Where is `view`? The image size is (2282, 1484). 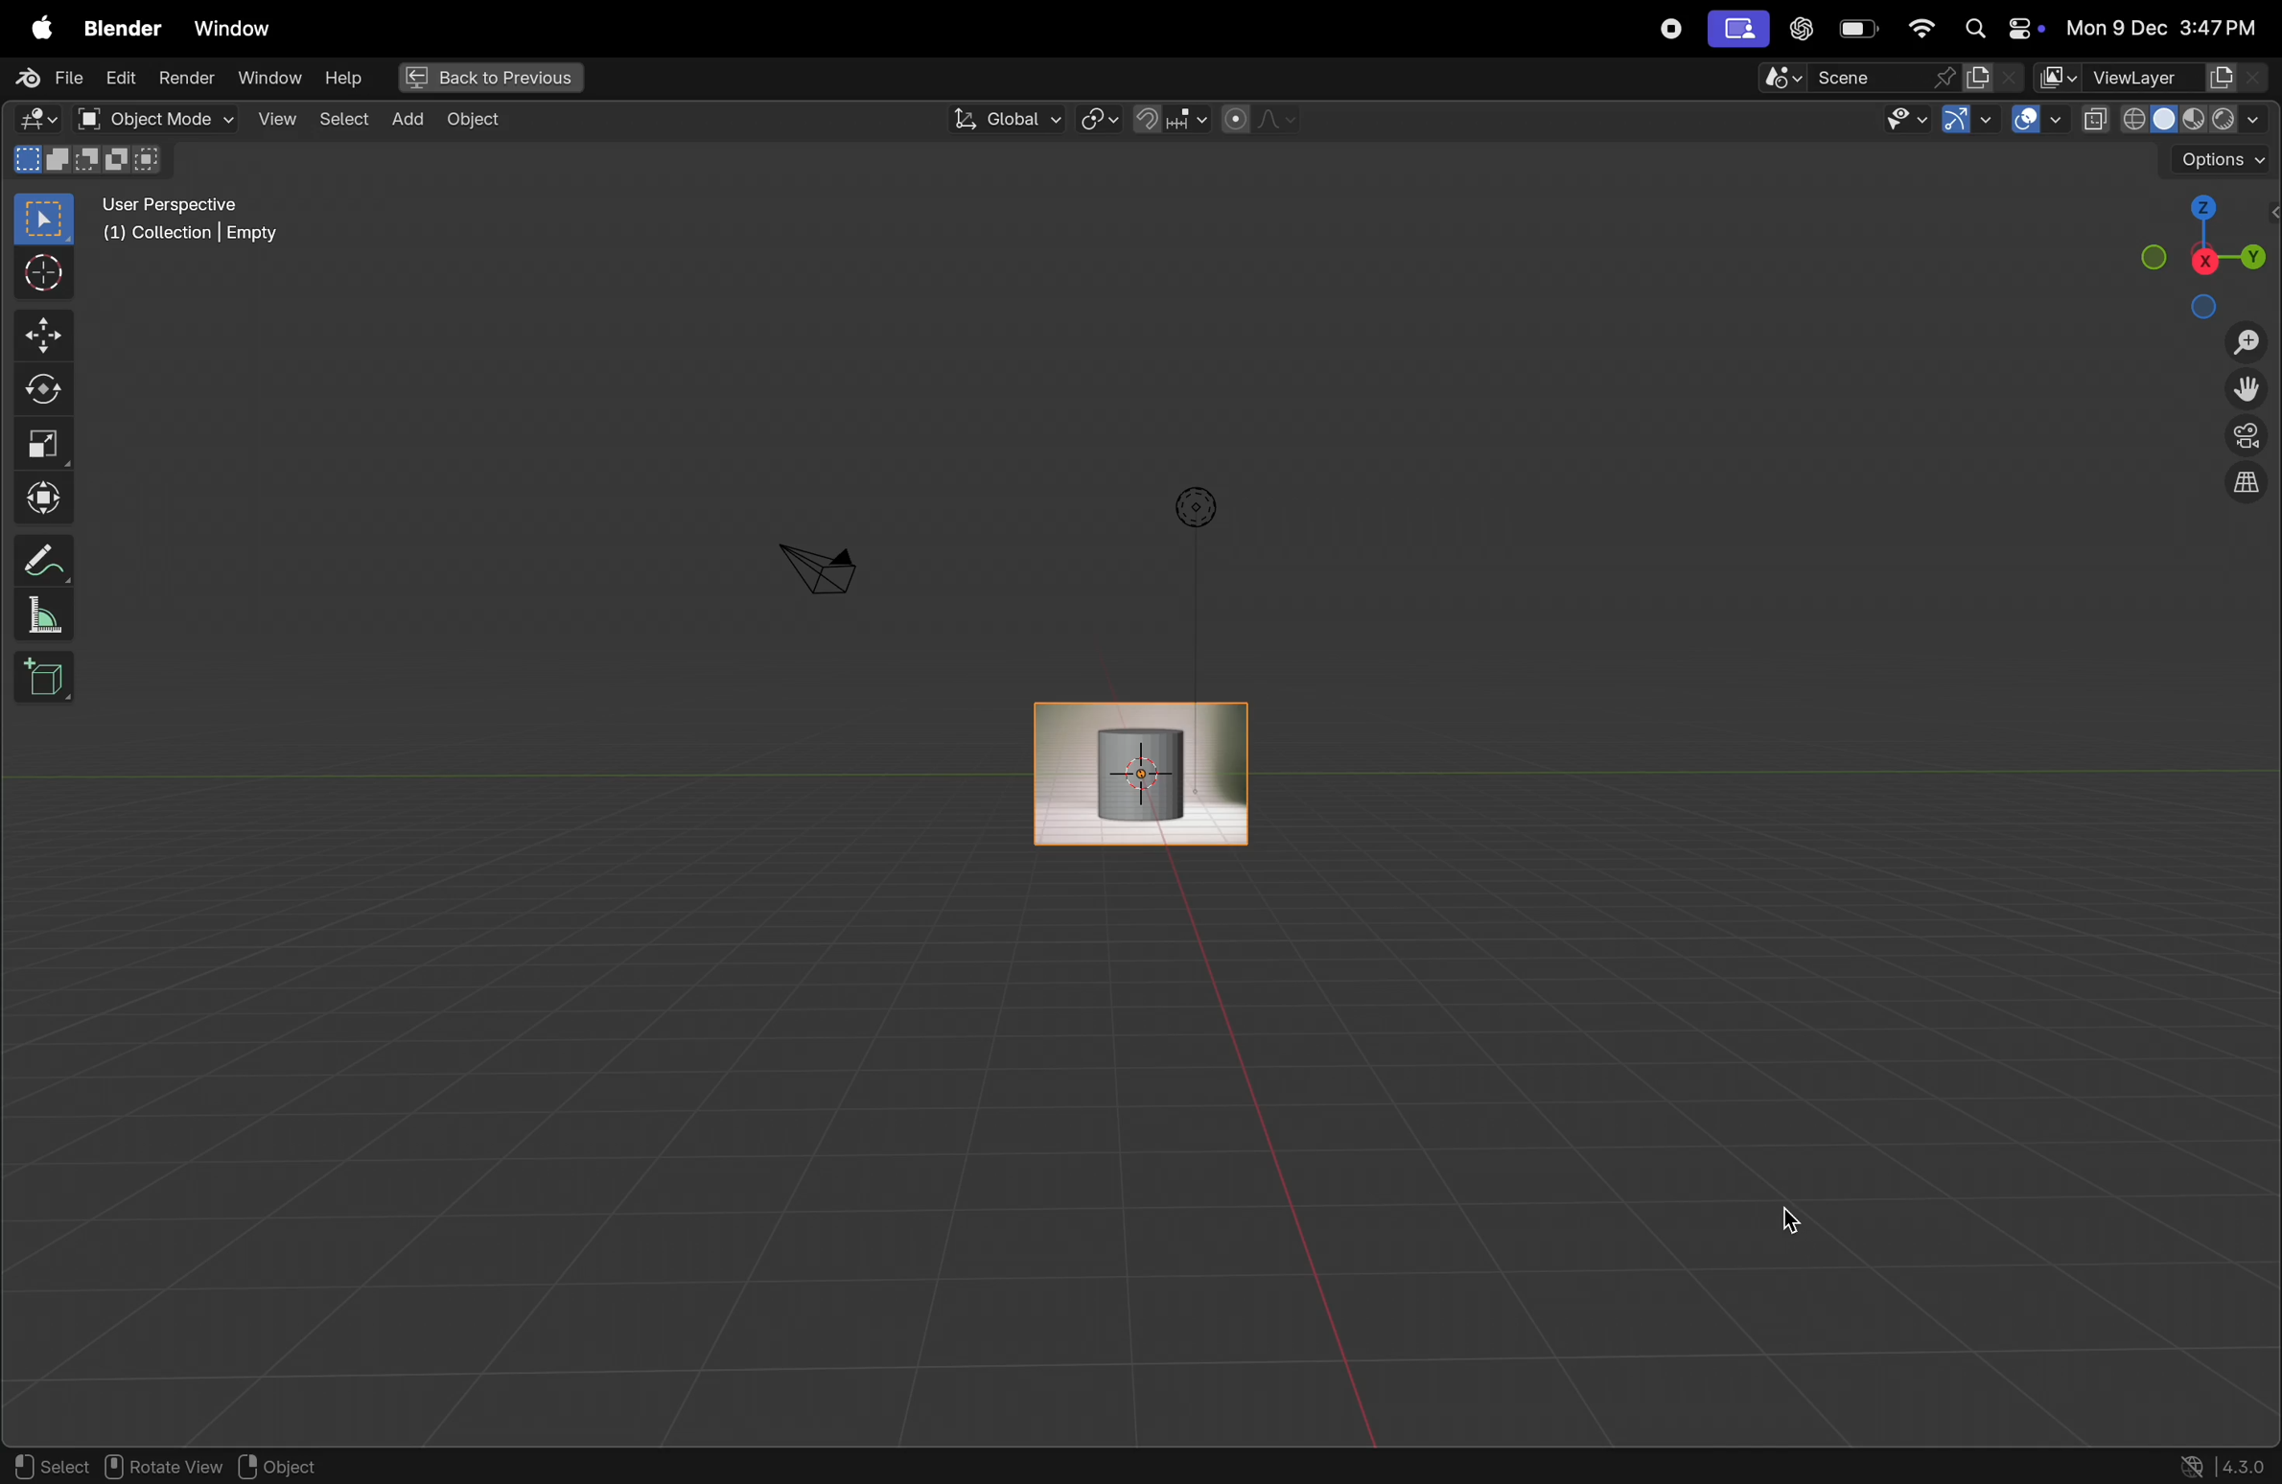 view is located at coordinates (273, 118).